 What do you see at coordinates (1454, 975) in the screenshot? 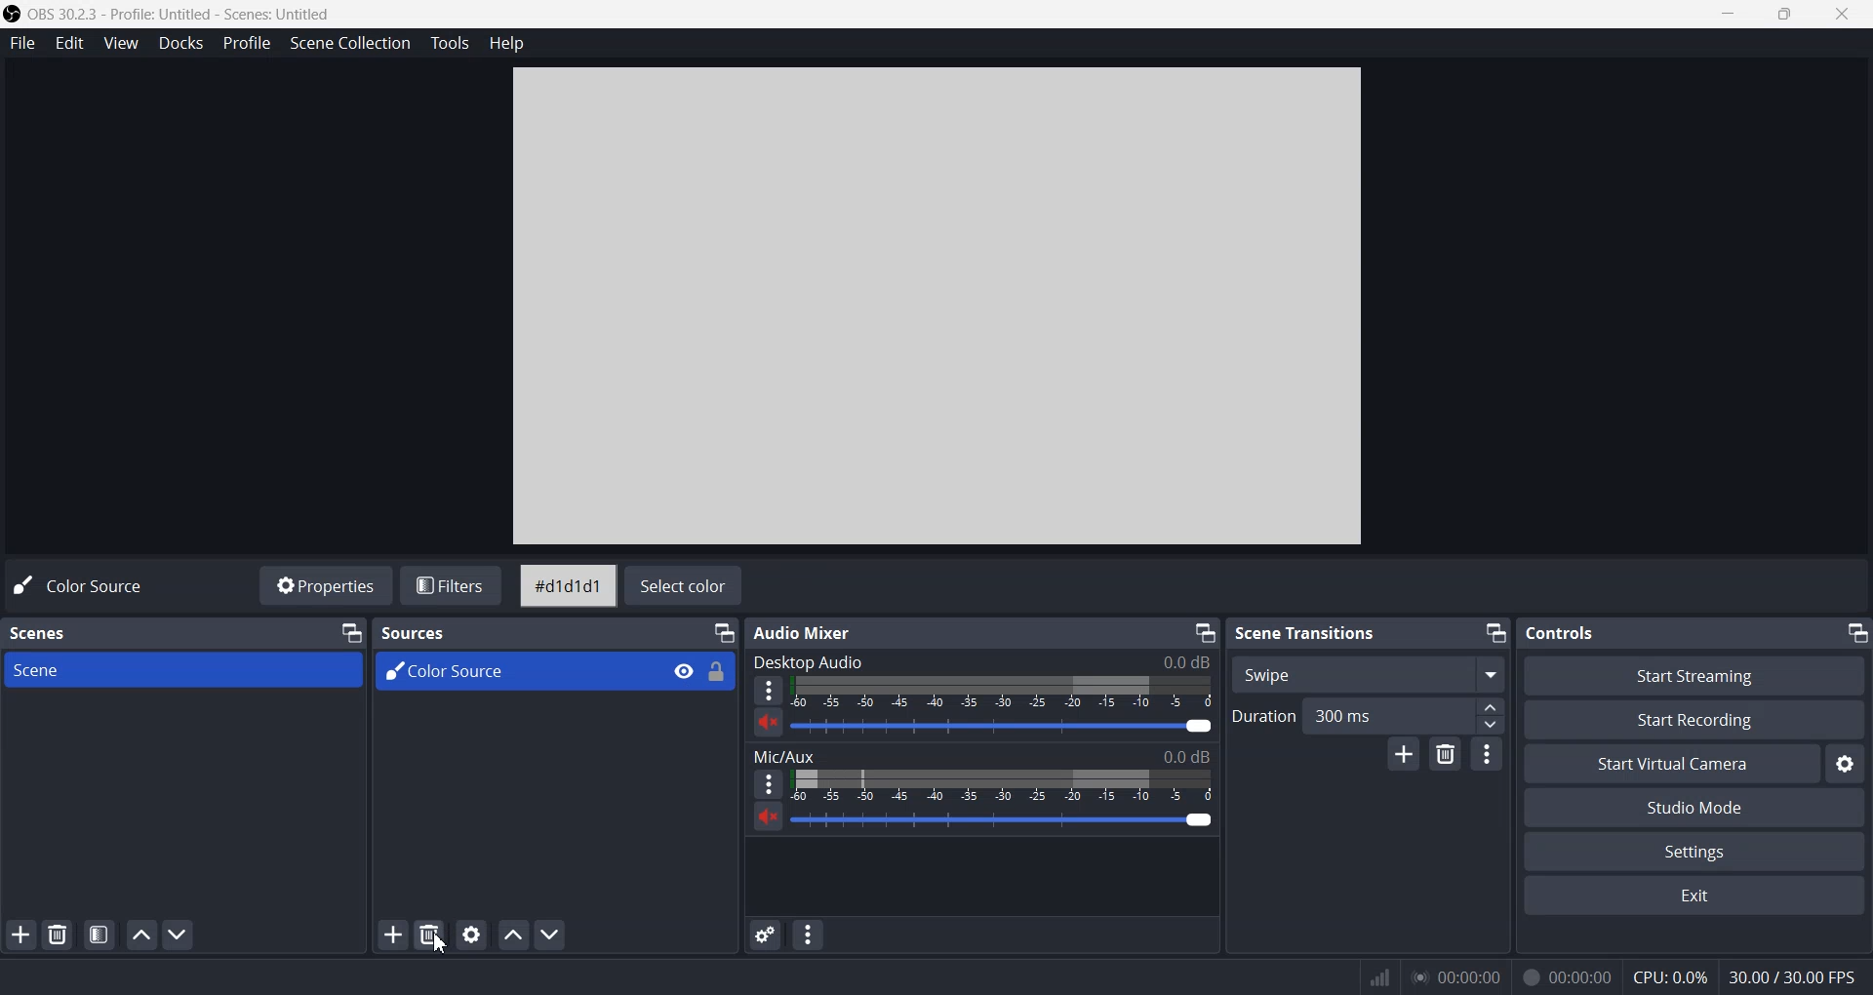
I see `00:00:00` at bounding box center [1454, 975].